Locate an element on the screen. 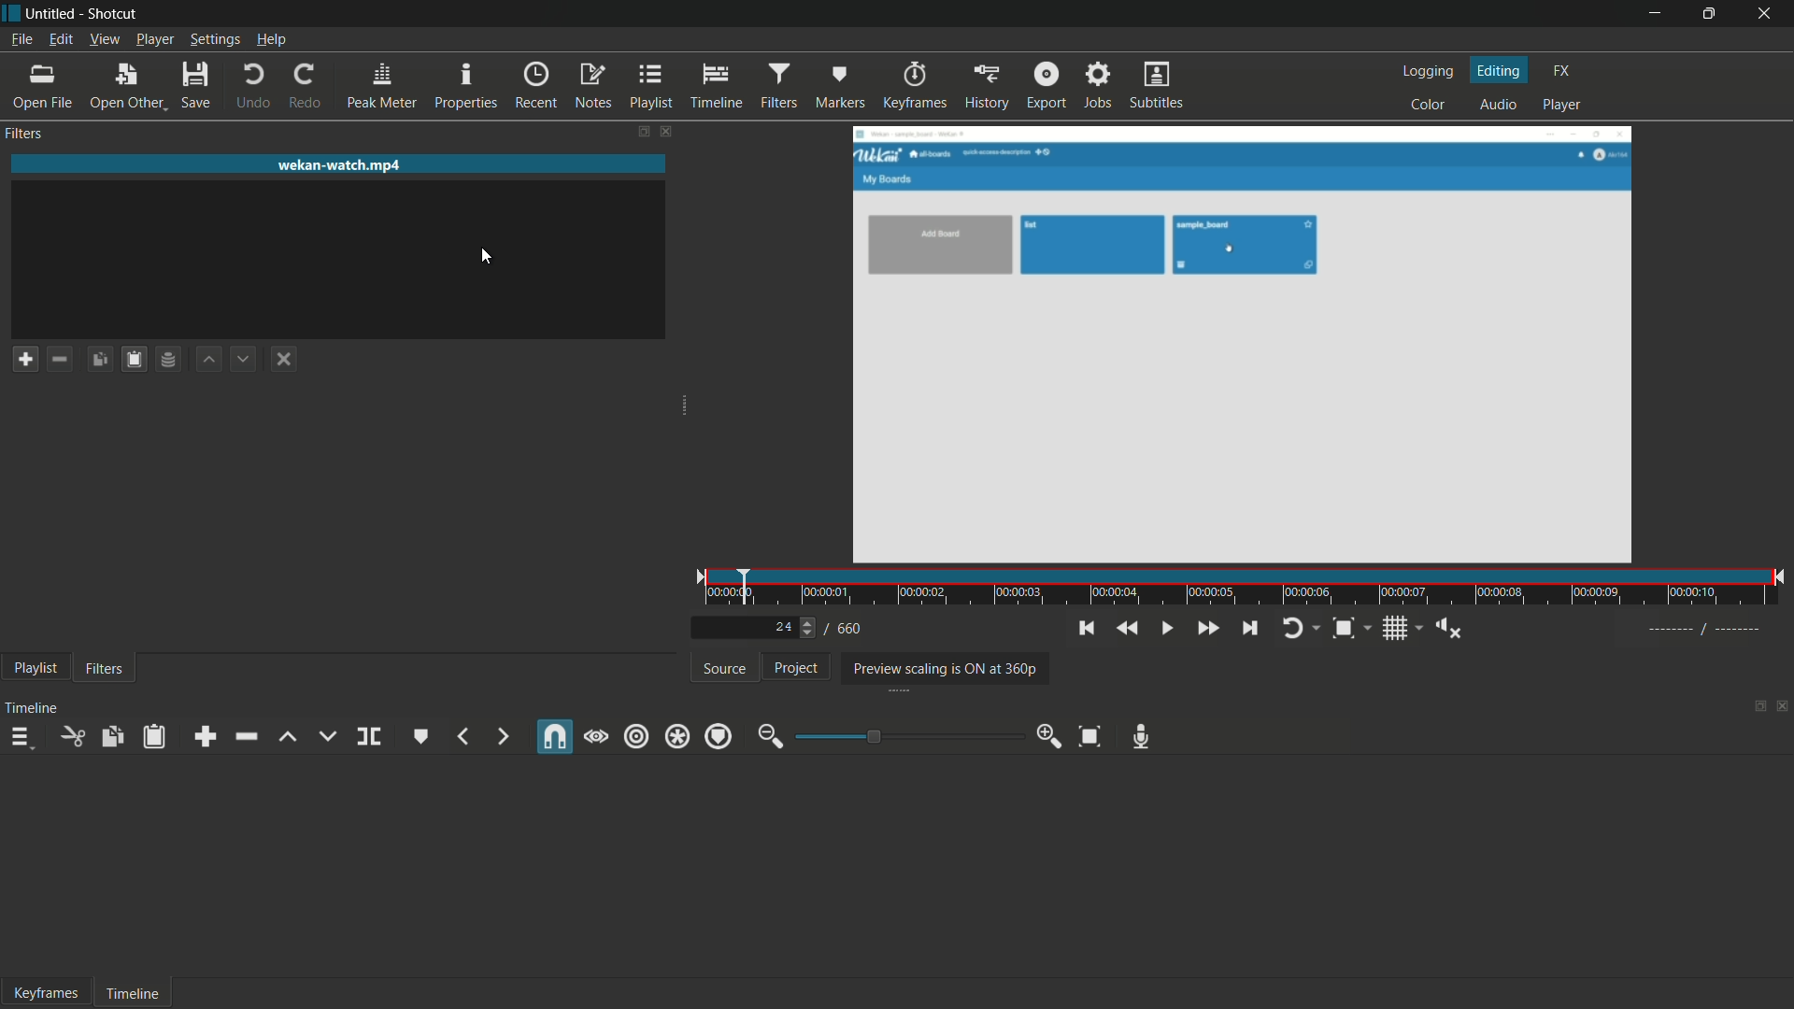  keyframes is located at coordinates (49, 994).